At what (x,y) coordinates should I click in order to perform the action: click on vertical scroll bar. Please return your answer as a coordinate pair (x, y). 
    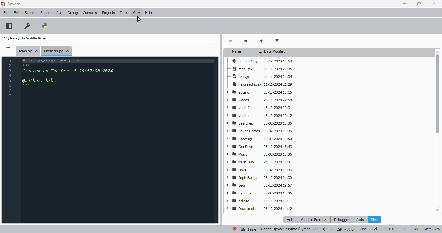
    Looking at the image, I should click on (438, 131).